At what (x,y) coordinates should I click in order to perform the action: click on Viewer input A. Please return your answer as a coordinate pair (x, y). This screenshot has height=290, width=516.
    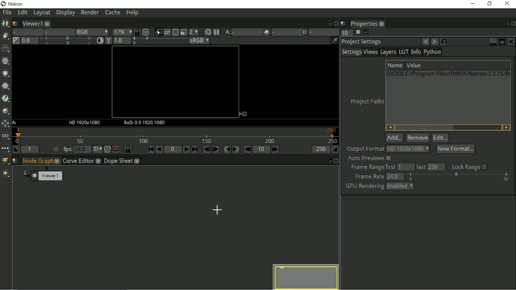
    Looking at the image, I should click on (236, 32).